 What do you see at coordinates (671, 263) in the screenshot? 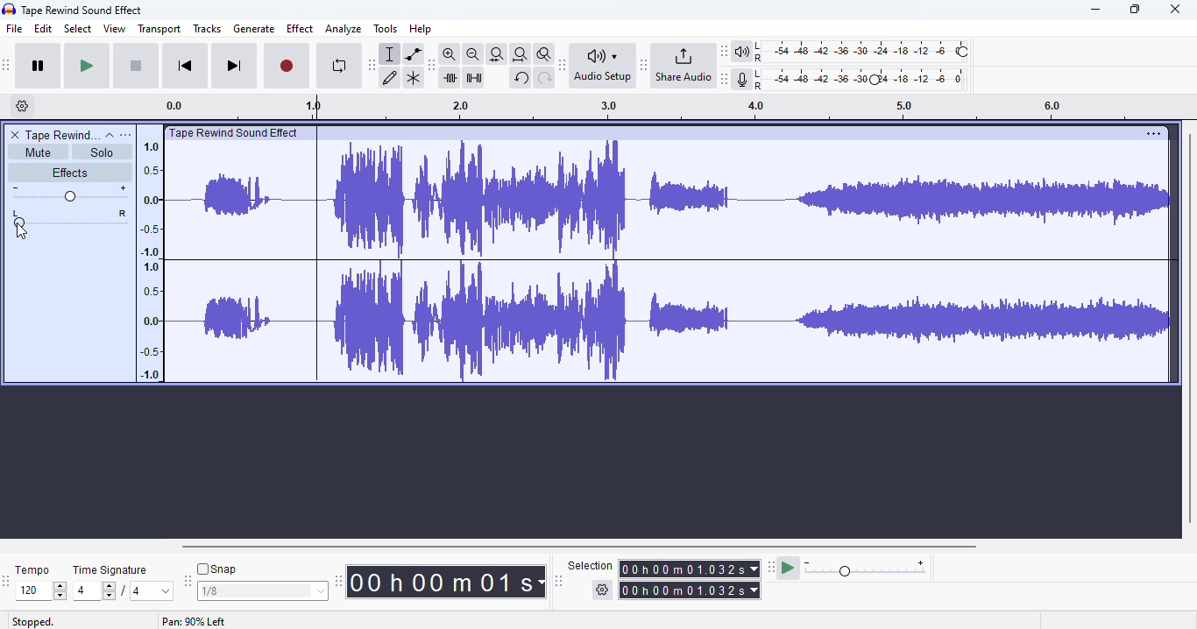
I see `audio selected` at bounding box center [671, 263].